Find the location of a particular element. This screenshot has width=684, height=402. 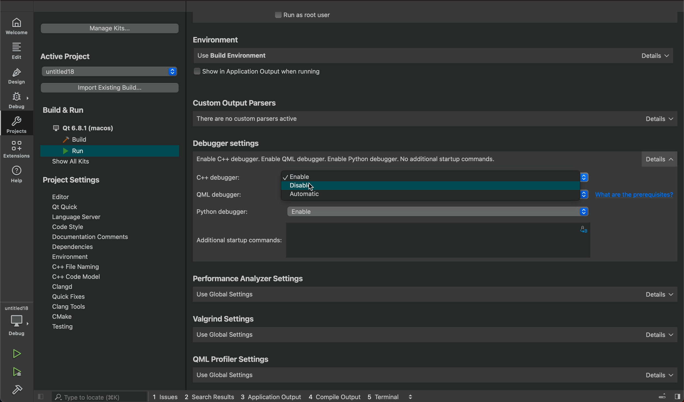

quick  is located at coordinates (70, 297).